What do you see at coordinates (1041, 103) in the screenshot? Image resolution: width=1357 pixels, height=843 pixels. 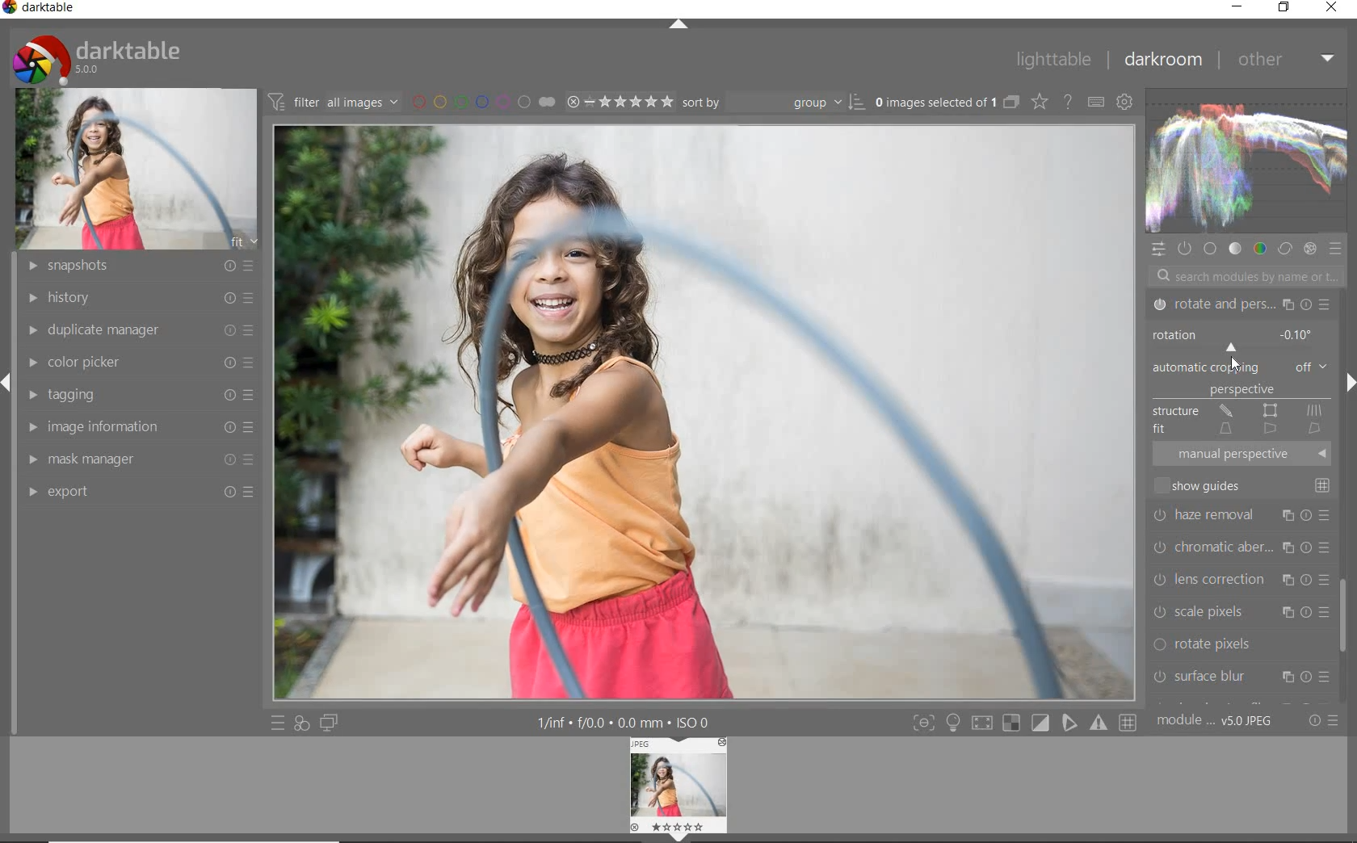 I see `change type of overlay` at bounding box center [1041, 103].